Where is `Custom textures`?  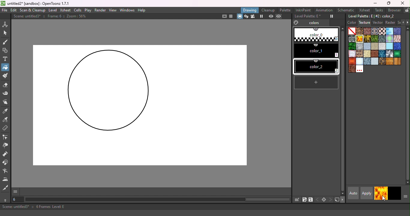
Custom textures is located at coordinates (360, 69).